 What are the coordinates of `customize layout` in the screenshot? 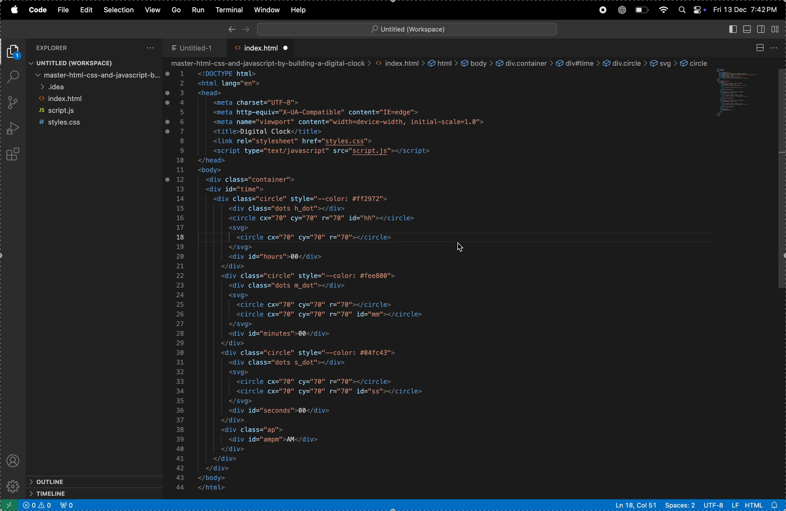 It's located at (778, 28).